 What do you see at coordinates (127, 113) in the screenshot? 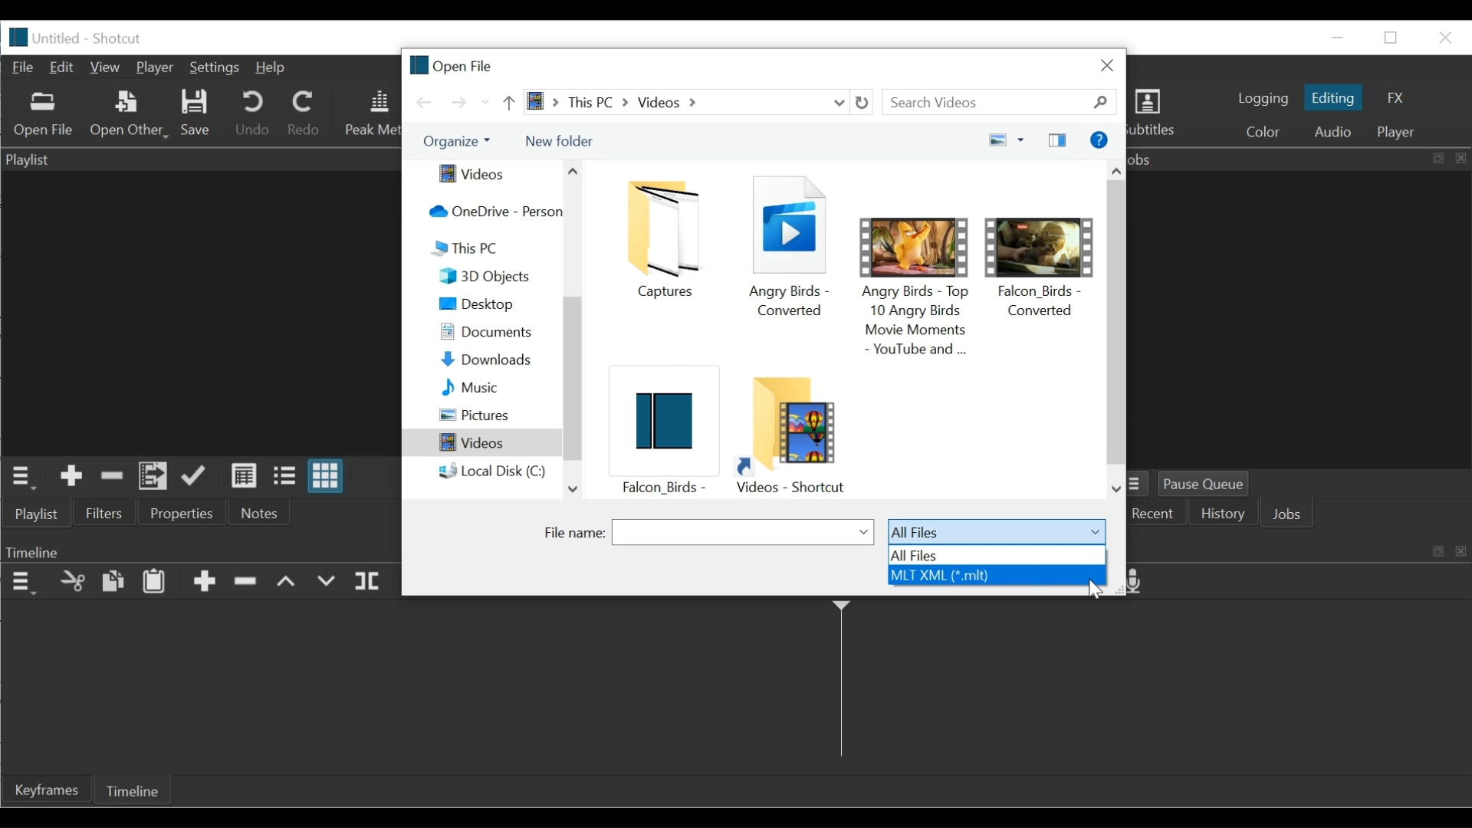
I see `Open Other` at bounding box center [127, 113].